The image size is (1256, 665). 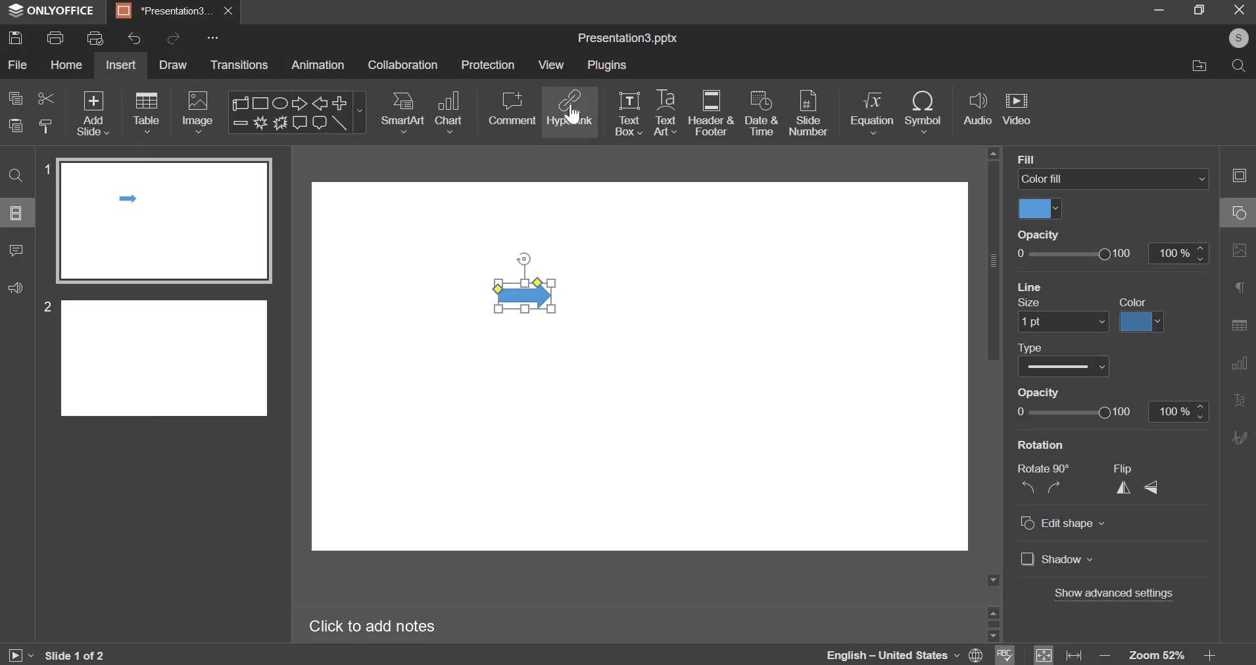 I want to click on minus, so click(x=239, y=122).